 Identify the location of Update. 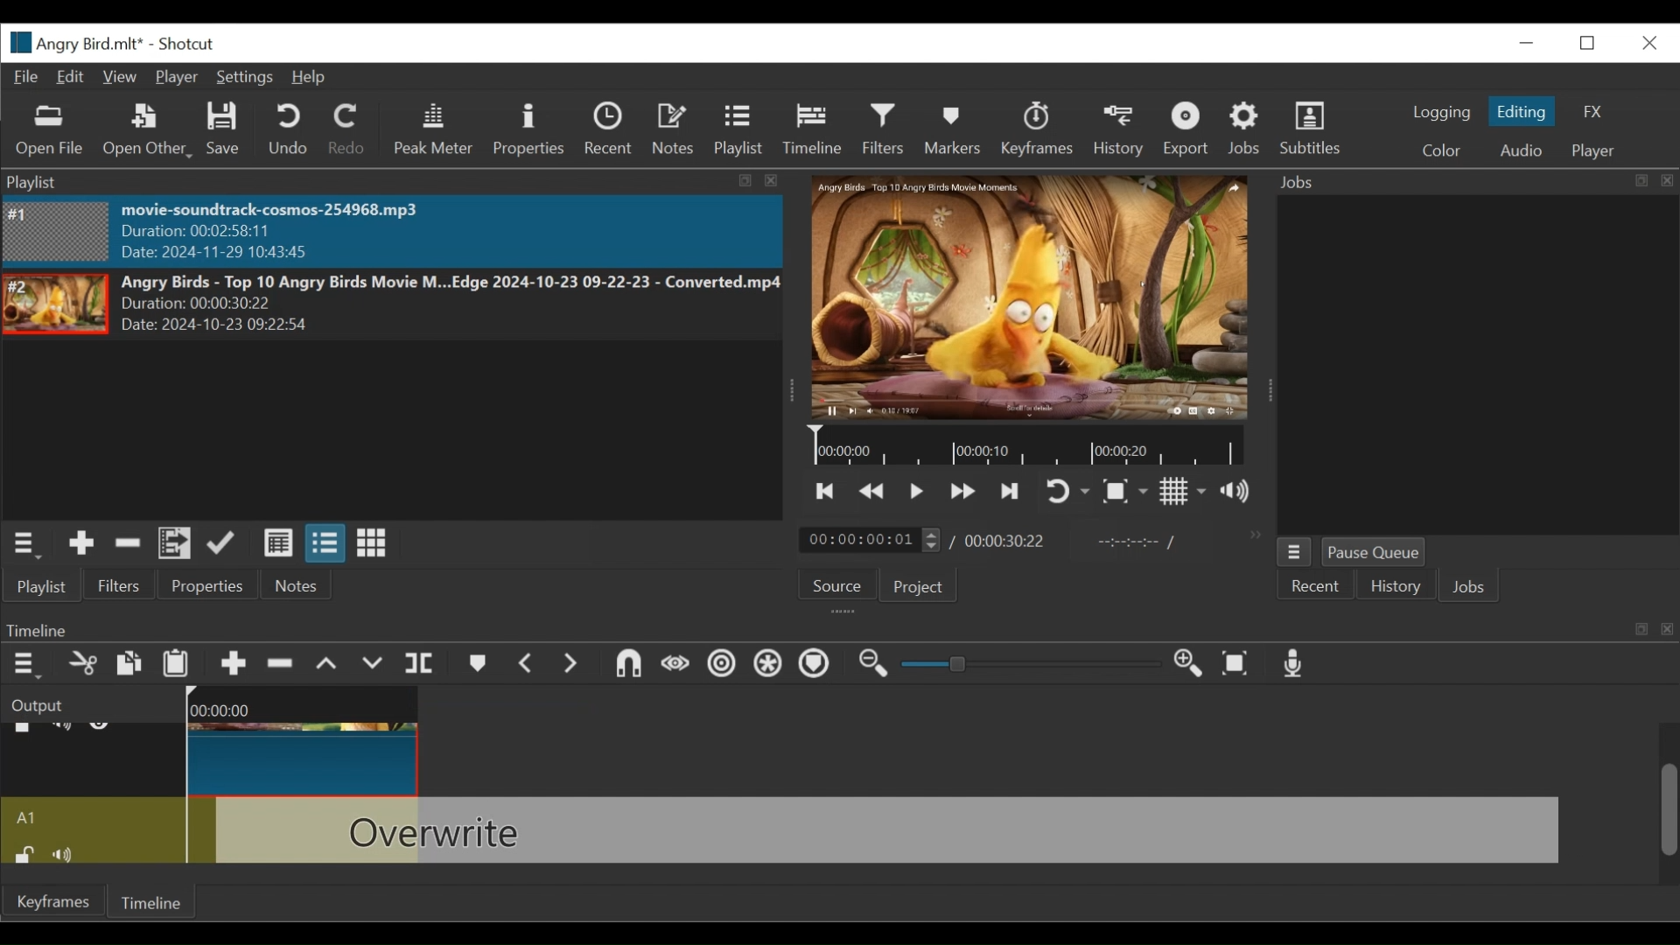
(227, 543).